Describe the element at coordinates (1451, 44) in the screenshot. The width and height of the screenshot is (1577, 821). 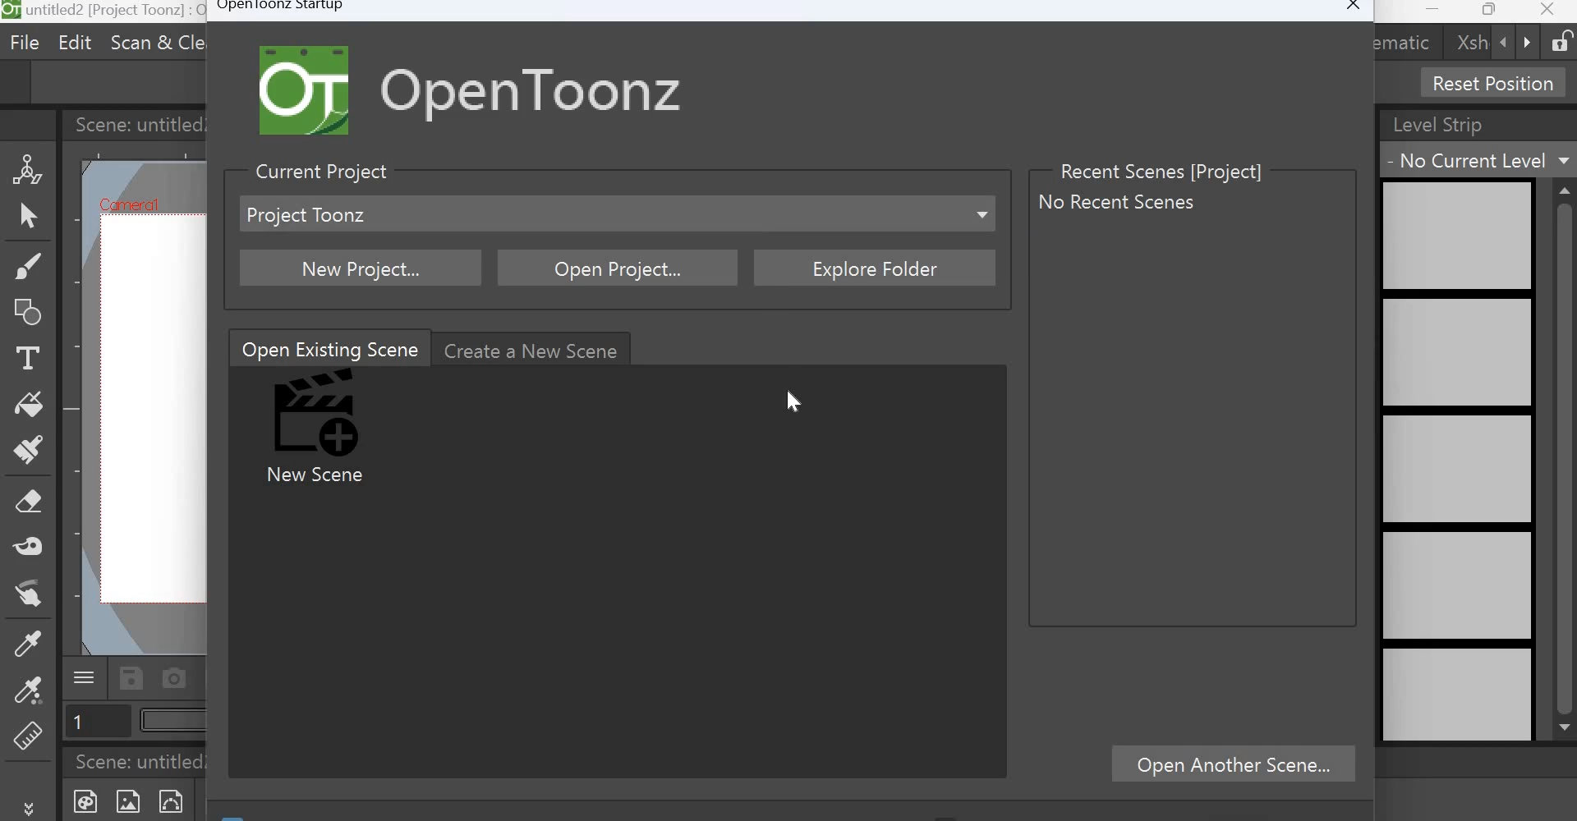
I see `xsh` at that location.